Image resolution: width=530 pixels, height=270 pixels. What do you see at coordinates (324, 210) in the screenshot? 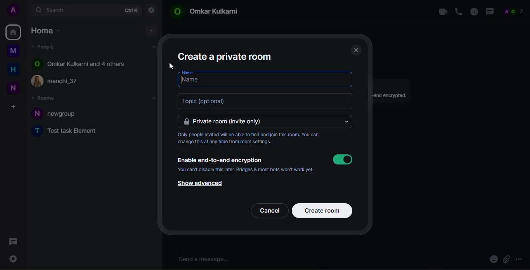
I see `create room` at bounding box center [324, 210].